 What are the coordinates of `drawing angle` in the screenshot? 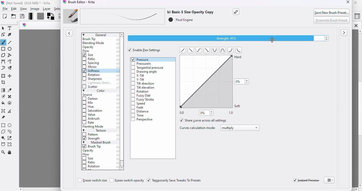 It's located at (144, 72).